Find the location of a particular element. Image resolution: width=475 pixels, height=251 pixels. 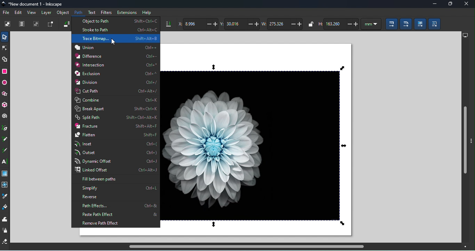

Path is located at coordinates (79, 12).